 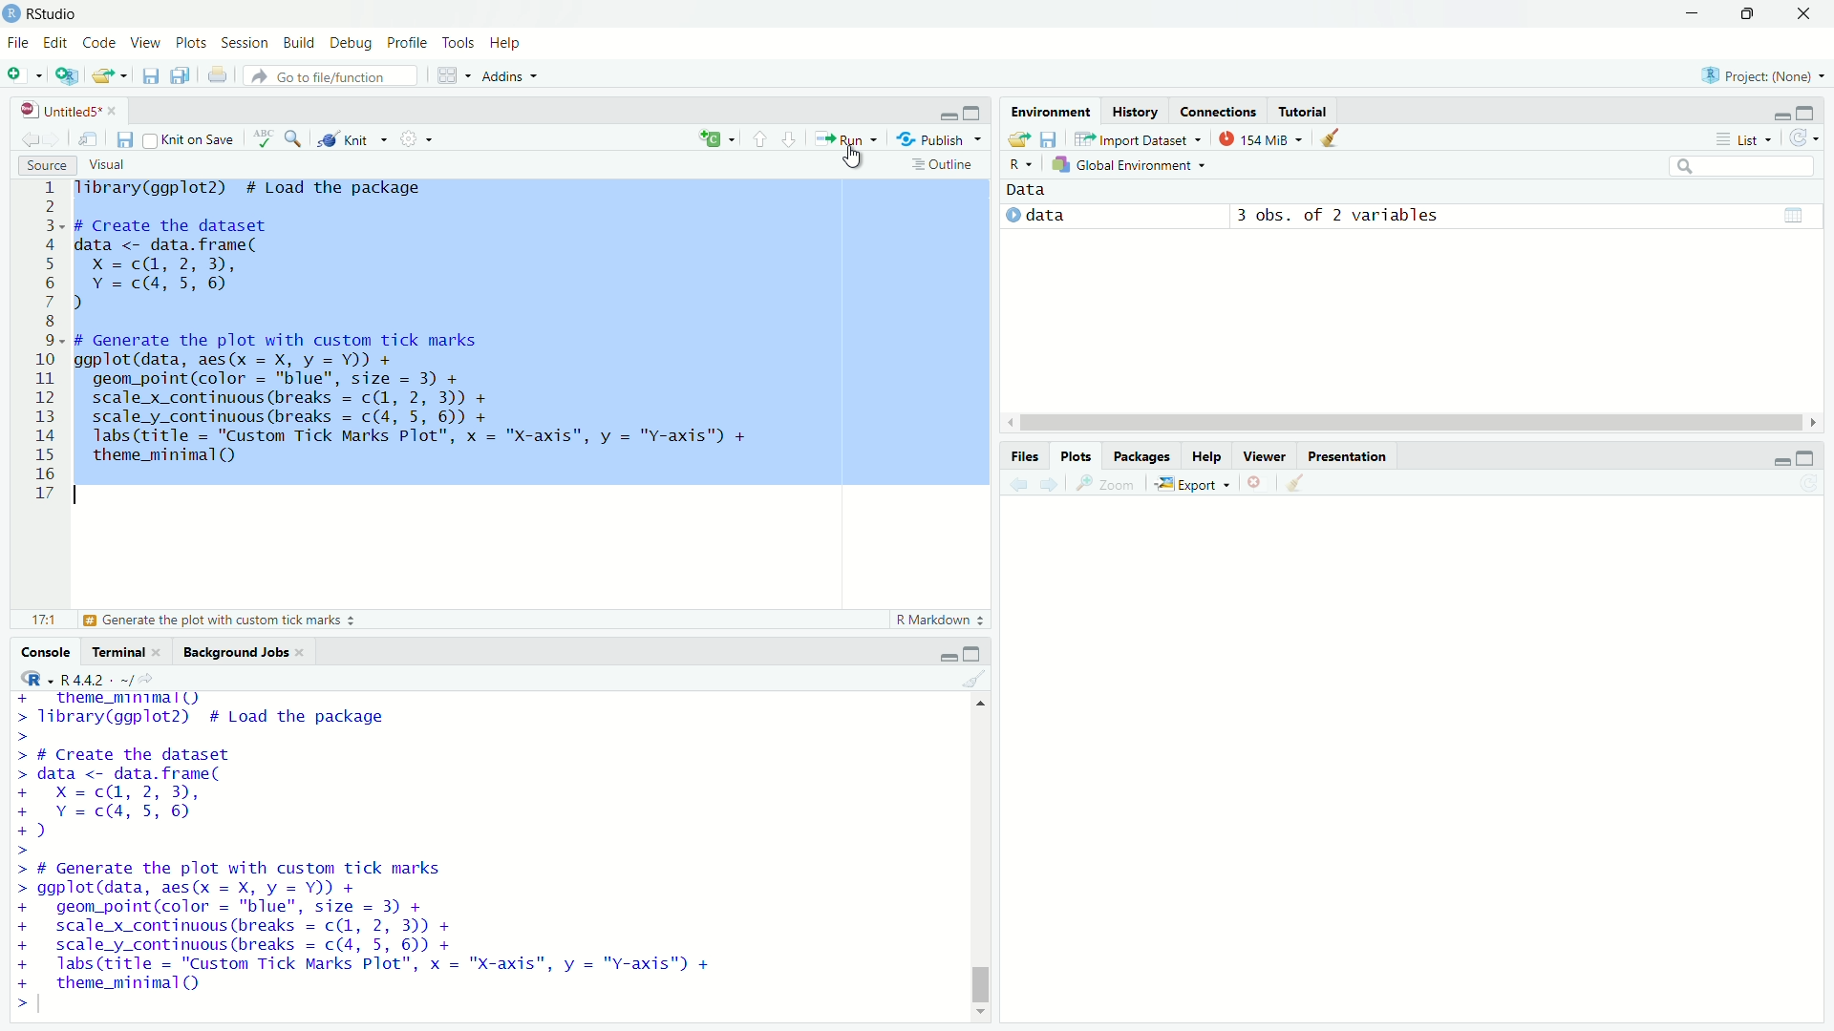 What do you see at coordinates (1014, 165) in the screenshot?
I see `select language` at bounding box center [1014, 165].